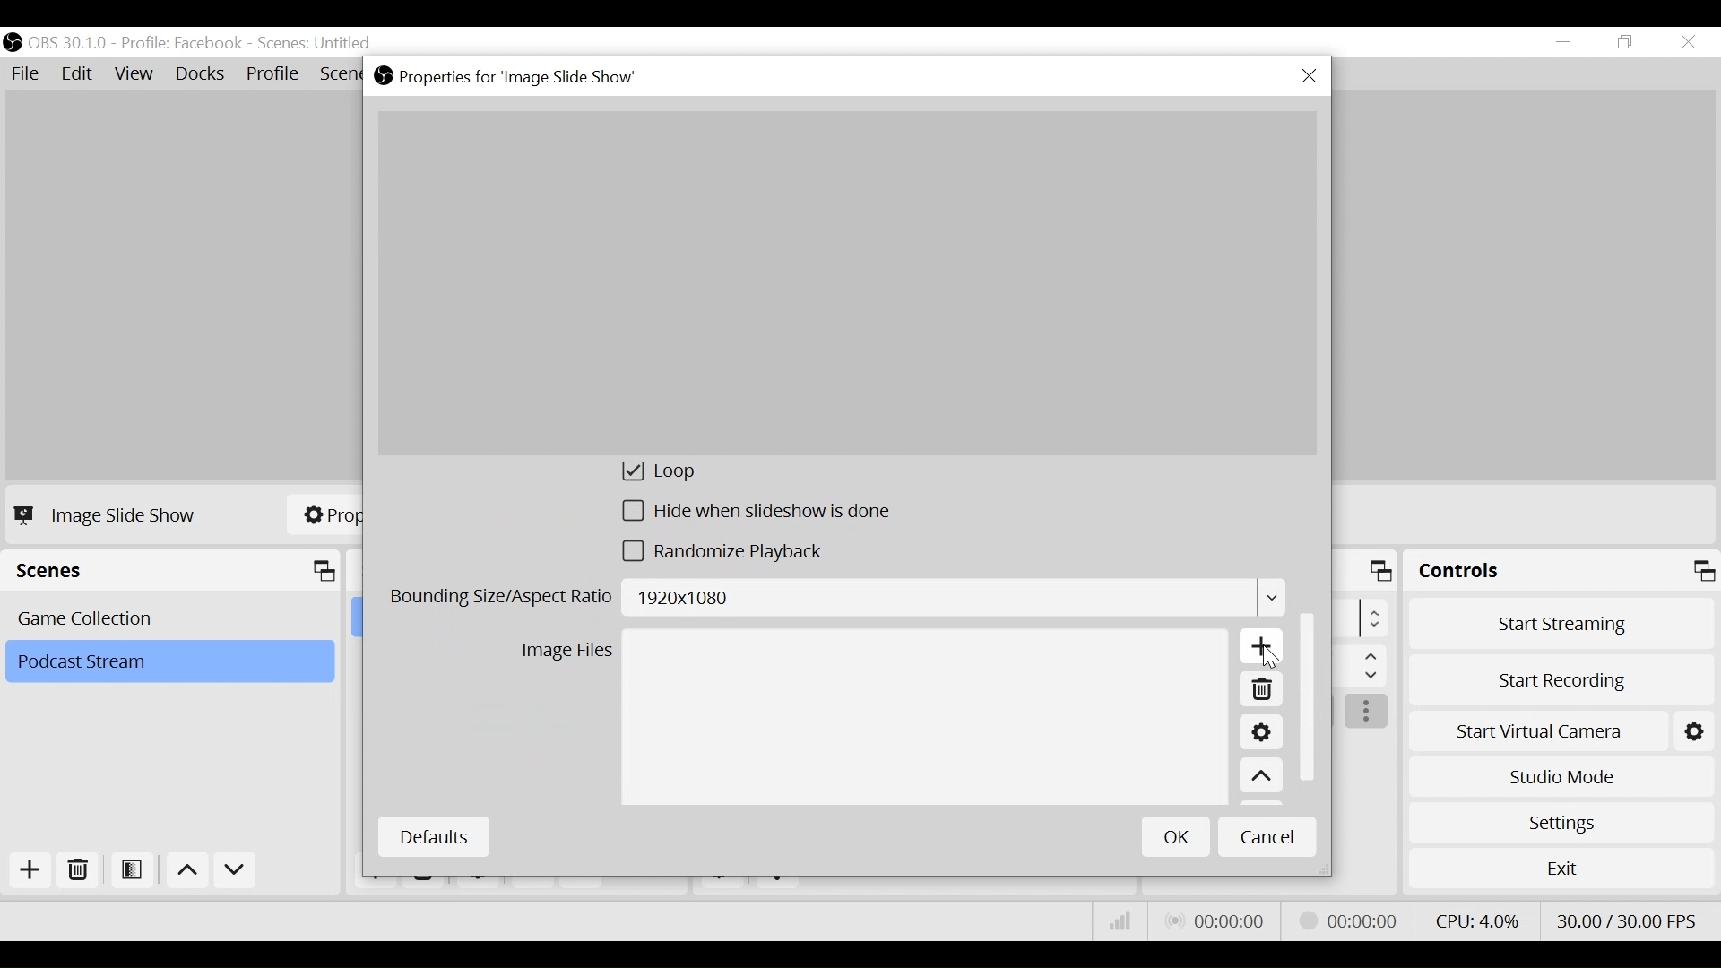 This screenshot has height=968, width=1721. What do you see at coordinates (1176, 836) in the screenshot?
I see `OK` at bounding box center [1176, 836].